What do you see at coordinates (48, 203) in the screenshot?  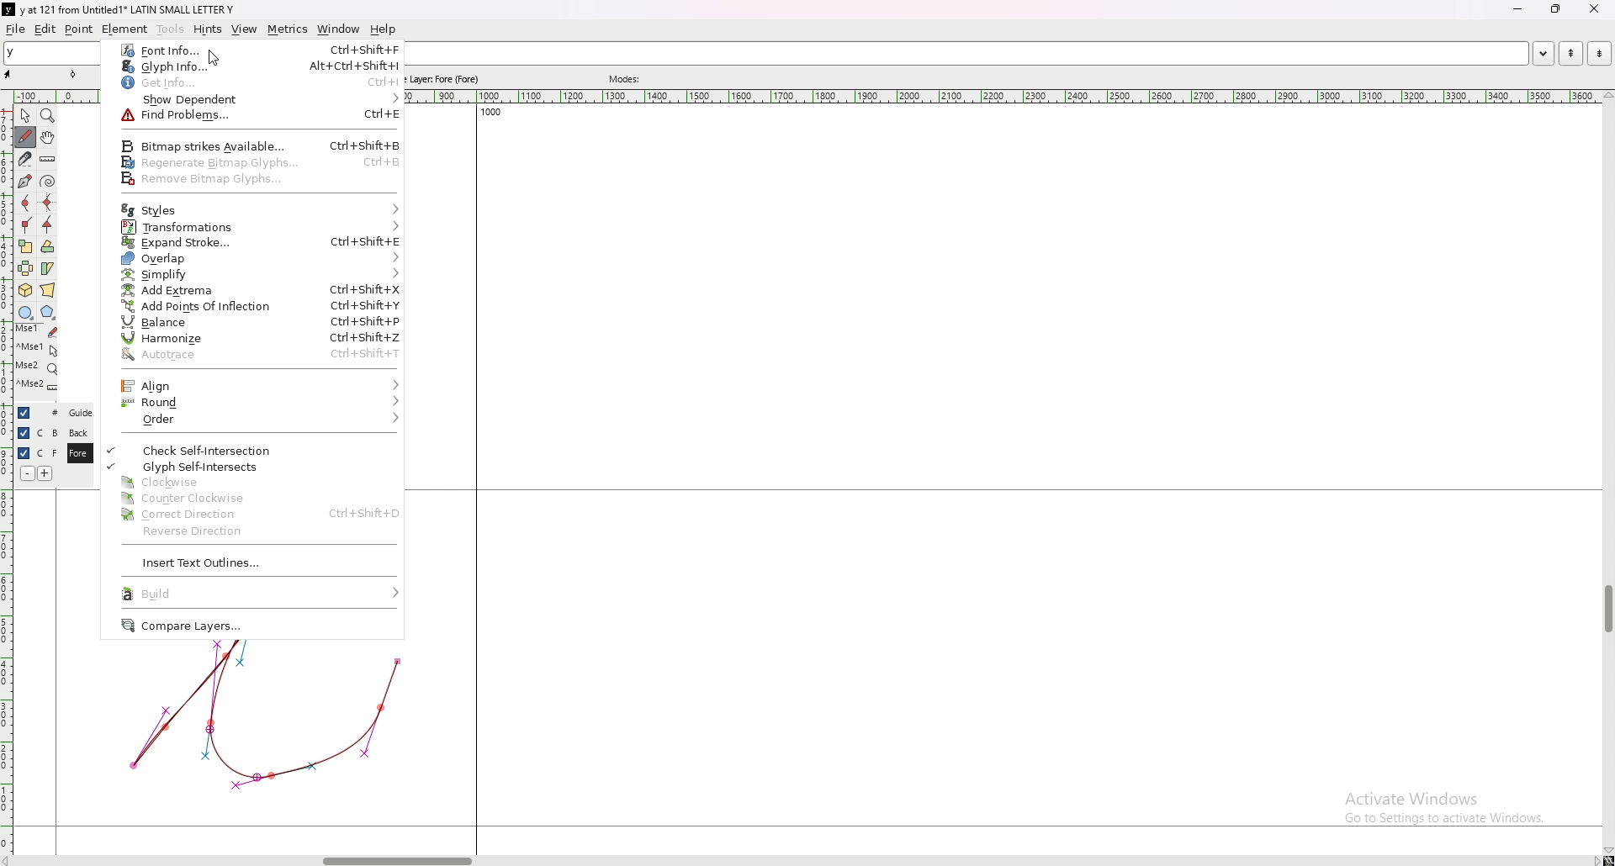 I see `add a horizontal or vertical curve point` at bounding box center [48, 203].